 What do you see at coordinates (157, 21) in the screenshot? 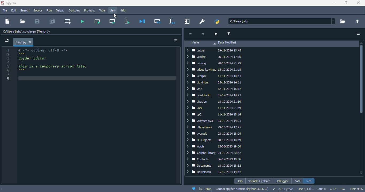
I see `debug cell` at bounding box center [157, 21].